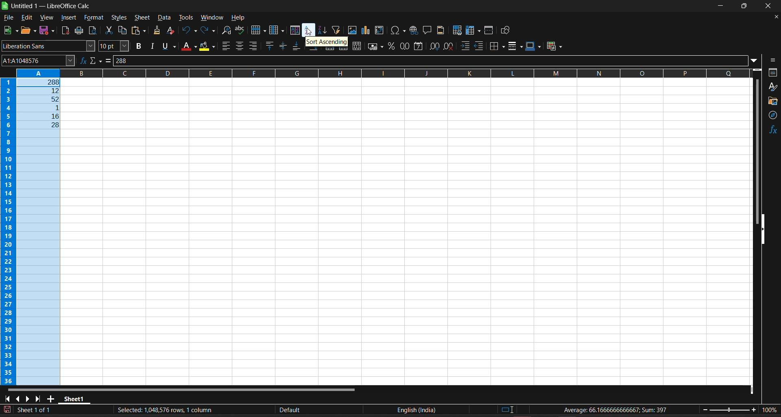 The height and width of the screenshot is (417, 781). I want to click on sheet name, so click(75, 398).